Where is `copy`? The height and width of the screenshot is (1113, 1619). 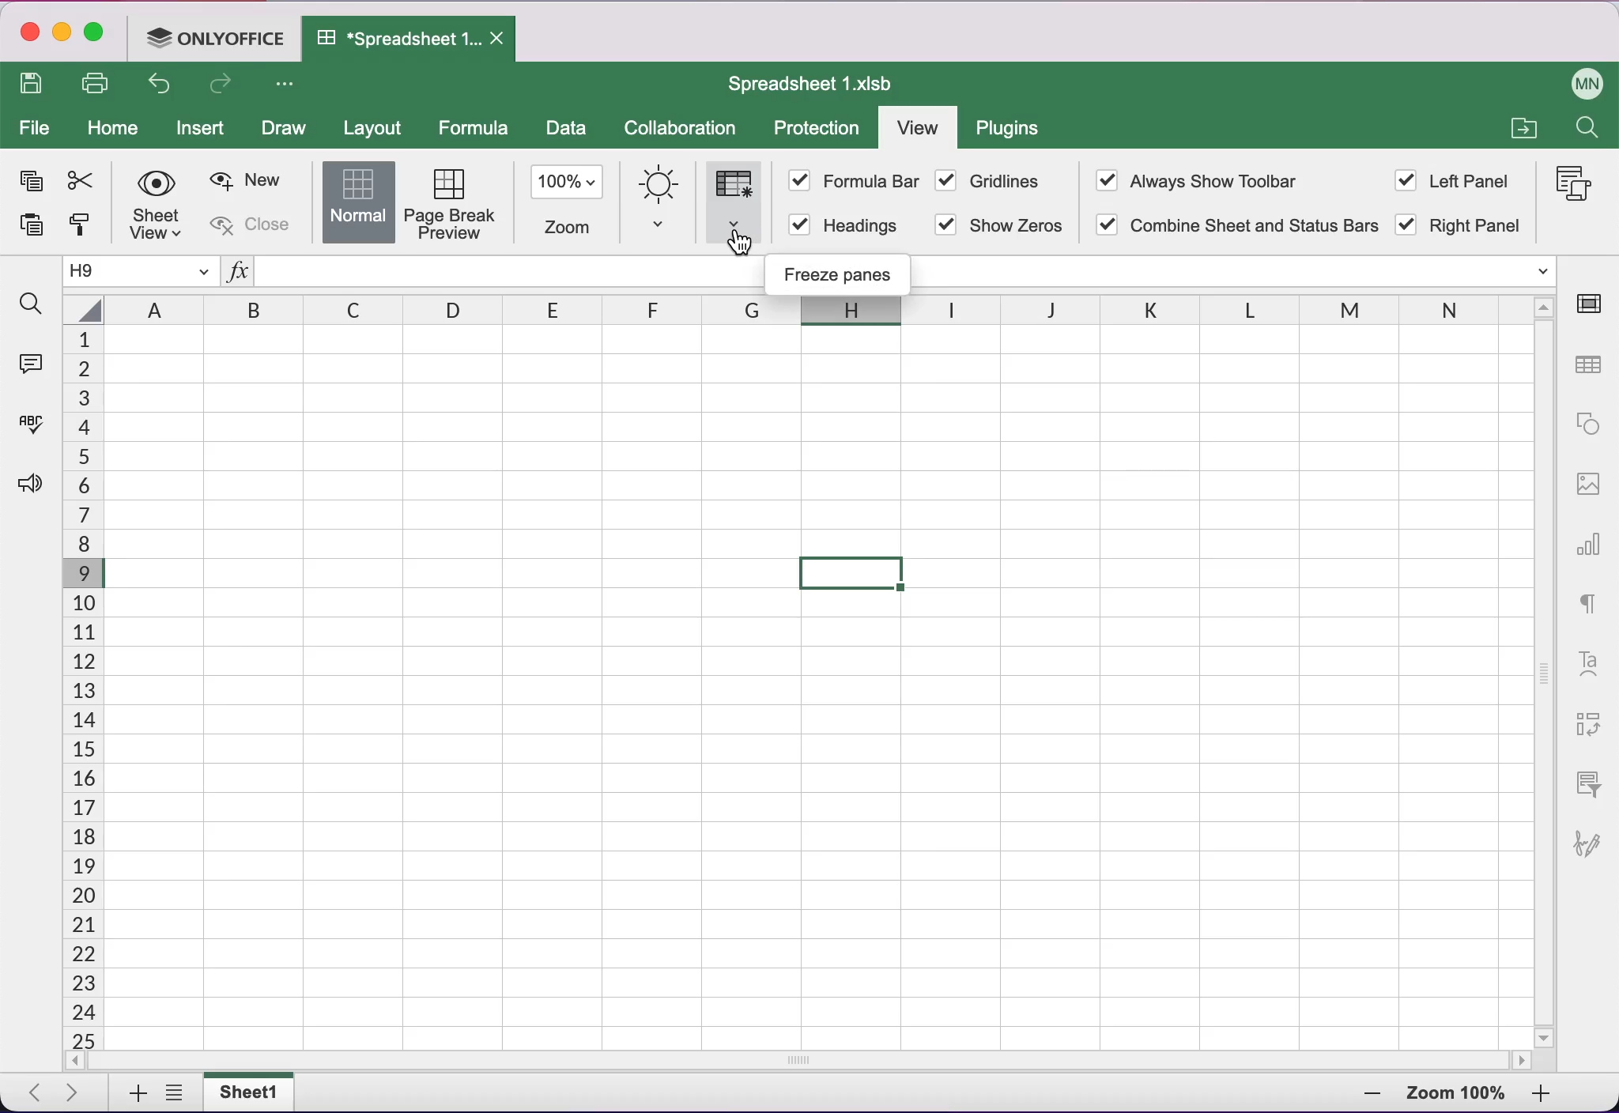
copy is located at coordinates (30, 177).